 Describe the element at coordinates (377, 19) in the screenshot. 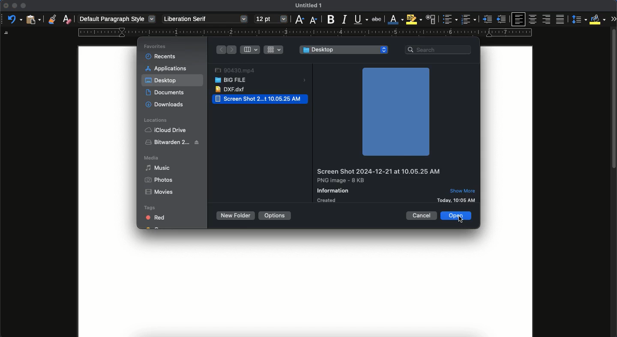

I see `strikethrough` at that location.